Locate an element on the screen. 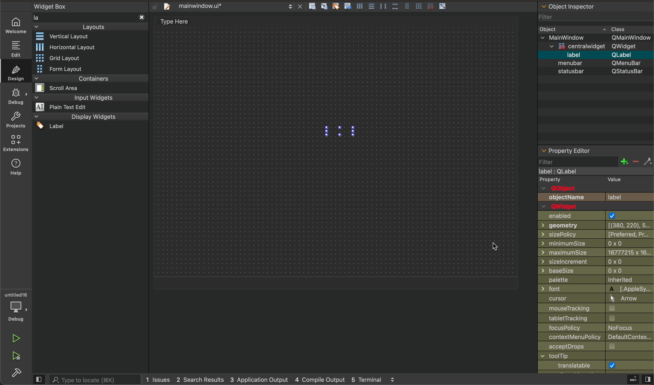 The height and width of the screenshot is (385, 654). size policy is located at coordinates (596, 235).